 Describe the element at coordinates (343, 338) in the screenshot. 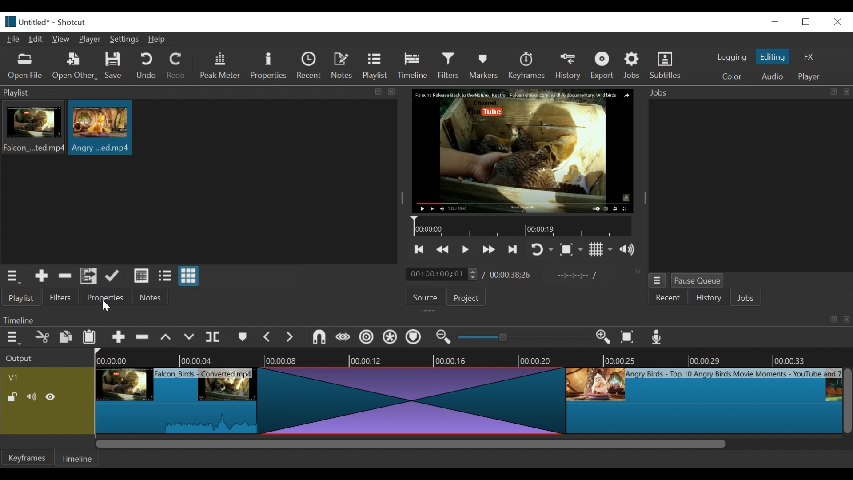

I see `scrub while dragging` at that location.